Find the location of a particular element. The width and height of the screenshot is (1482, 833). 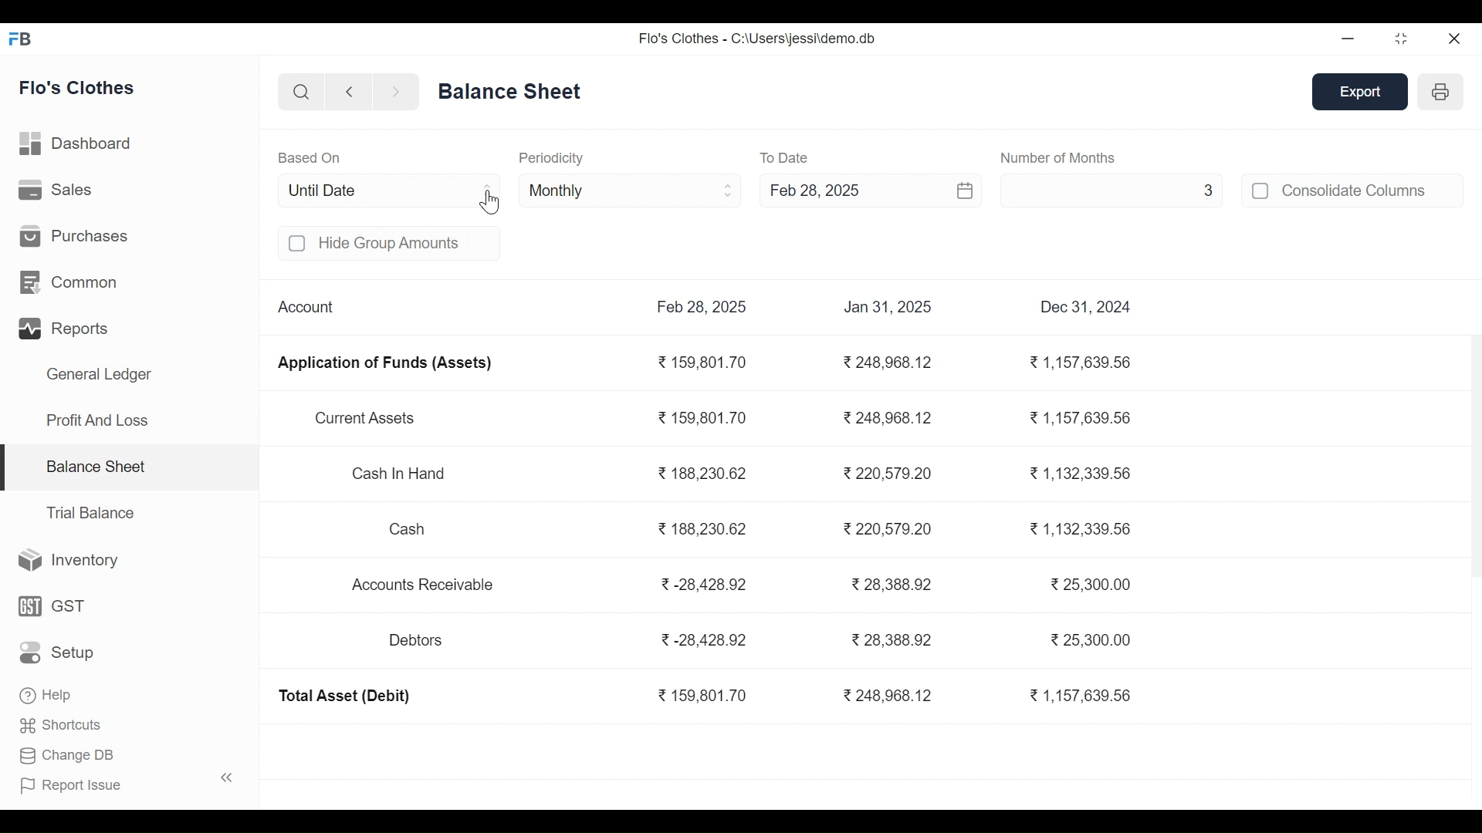

Application of Funds (Assets) is located at coordinates (384, 363).